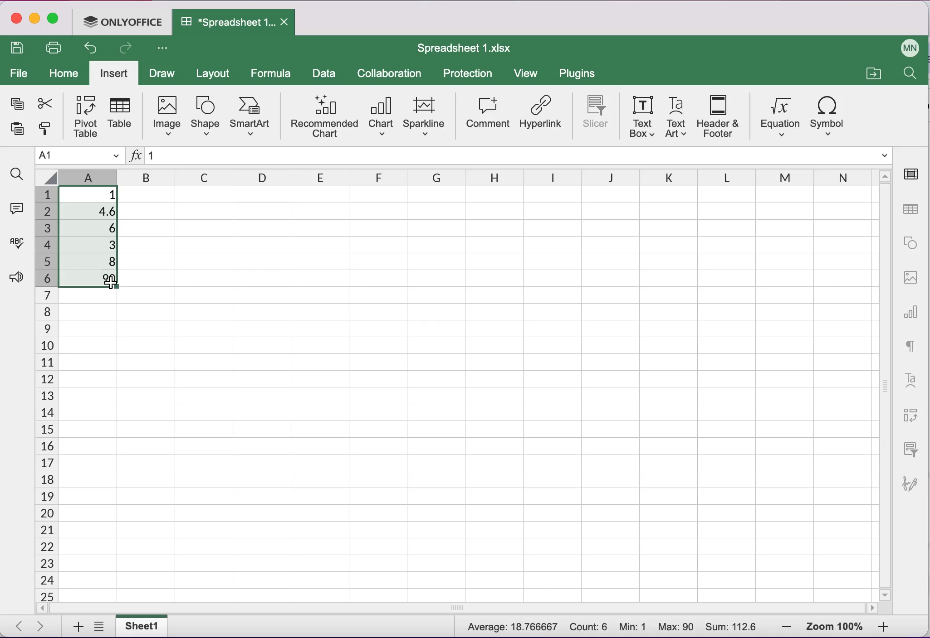 The image size is (930, 638). Describe the element at coordinates (94, 244) in the screenshot. I see `3` at that location.